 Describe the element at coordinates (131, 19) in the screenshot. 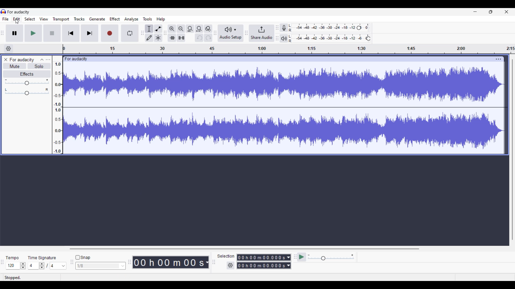

I see `Analyze menu` at that location.